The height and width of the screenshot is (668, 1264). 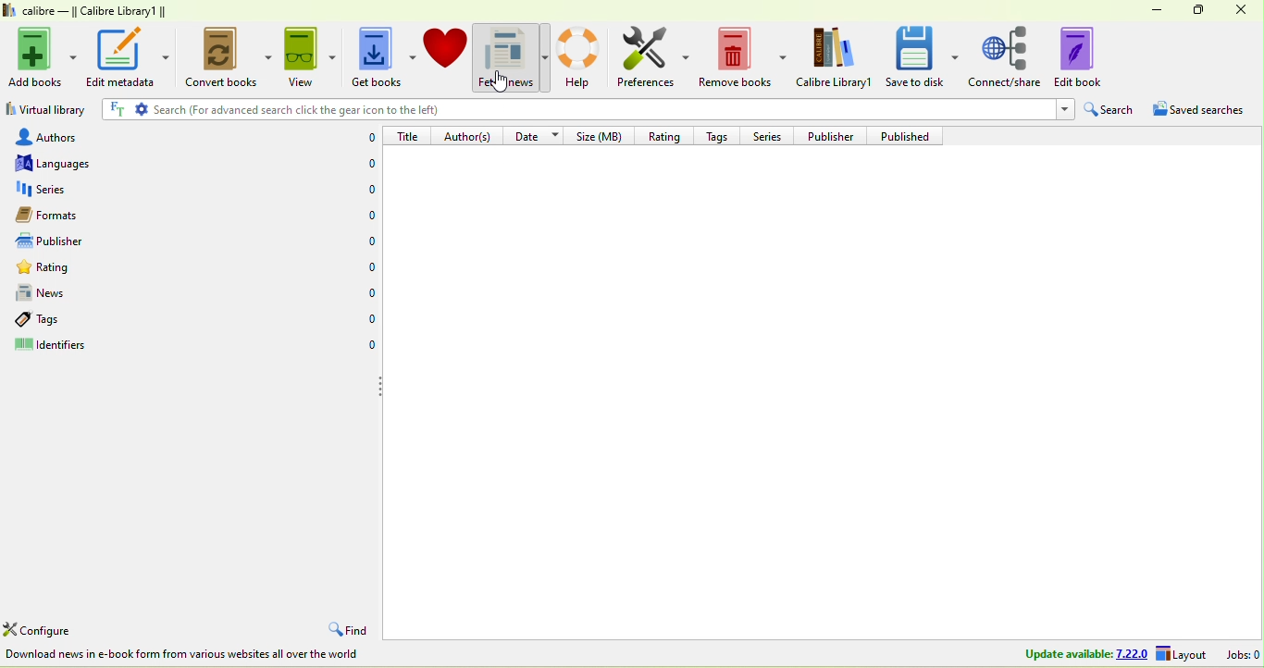 I want to click on Drop down, so click(x=1063, y=109).